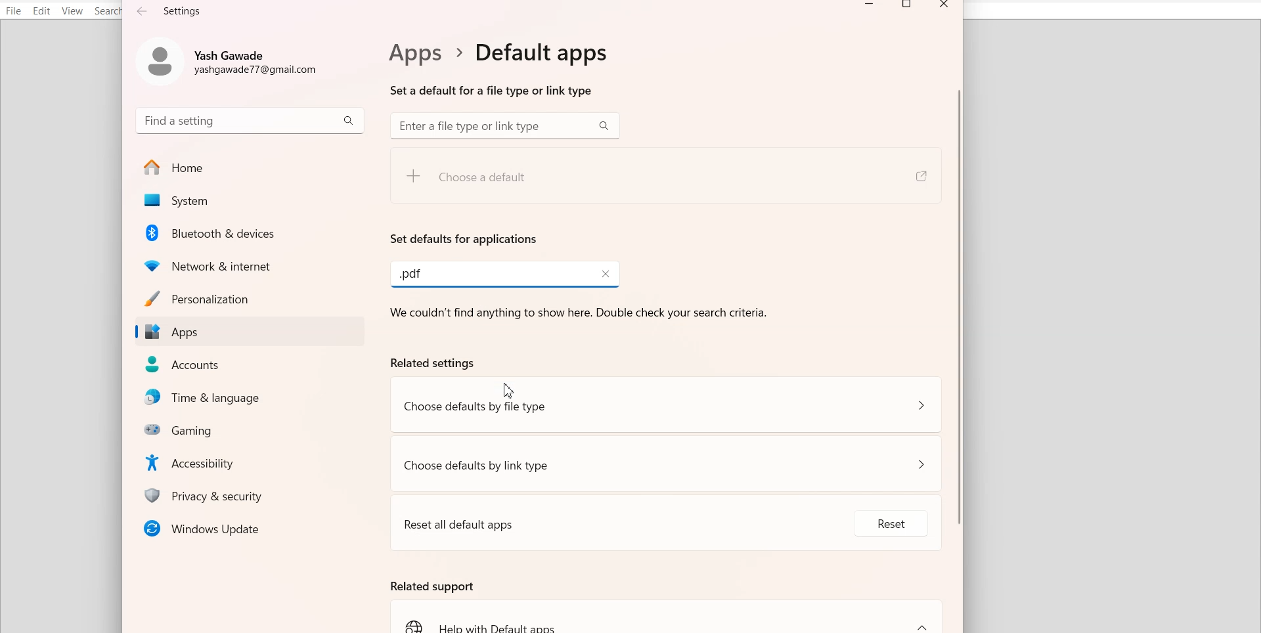 Image resolution: width=1261 pixels, height=633 pixels. I want to click on Network & Internet, so click(251, 264).